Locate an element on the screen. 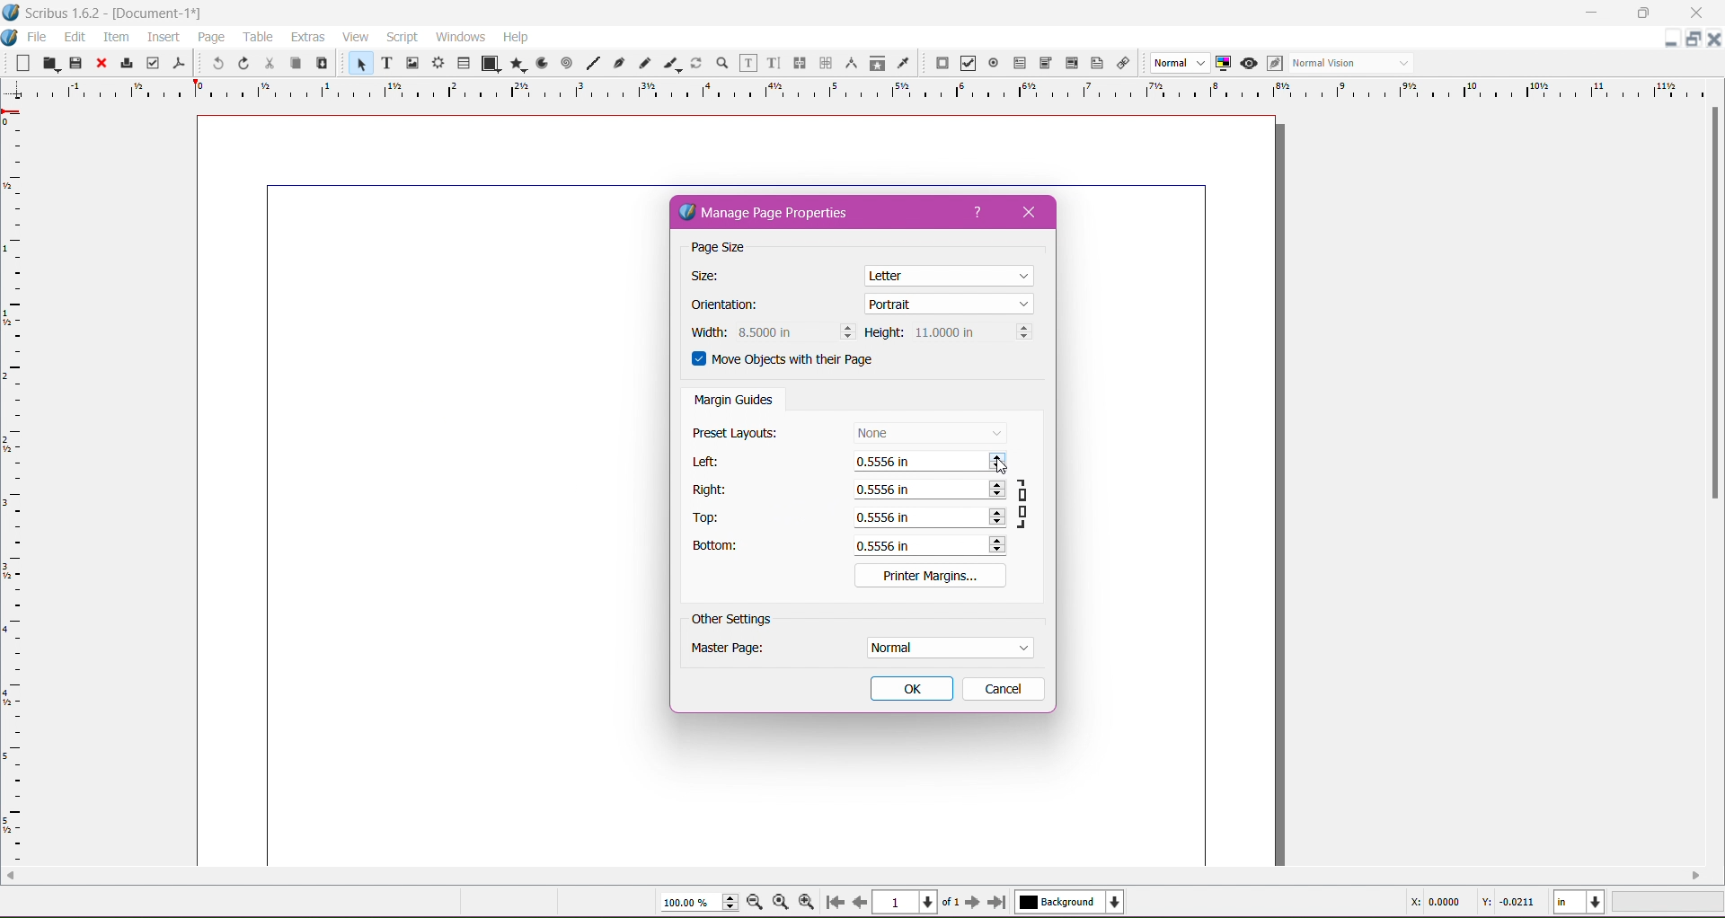 The width and height of the screenshot is (1725, 918). Top is located at coordinates (712, 518).